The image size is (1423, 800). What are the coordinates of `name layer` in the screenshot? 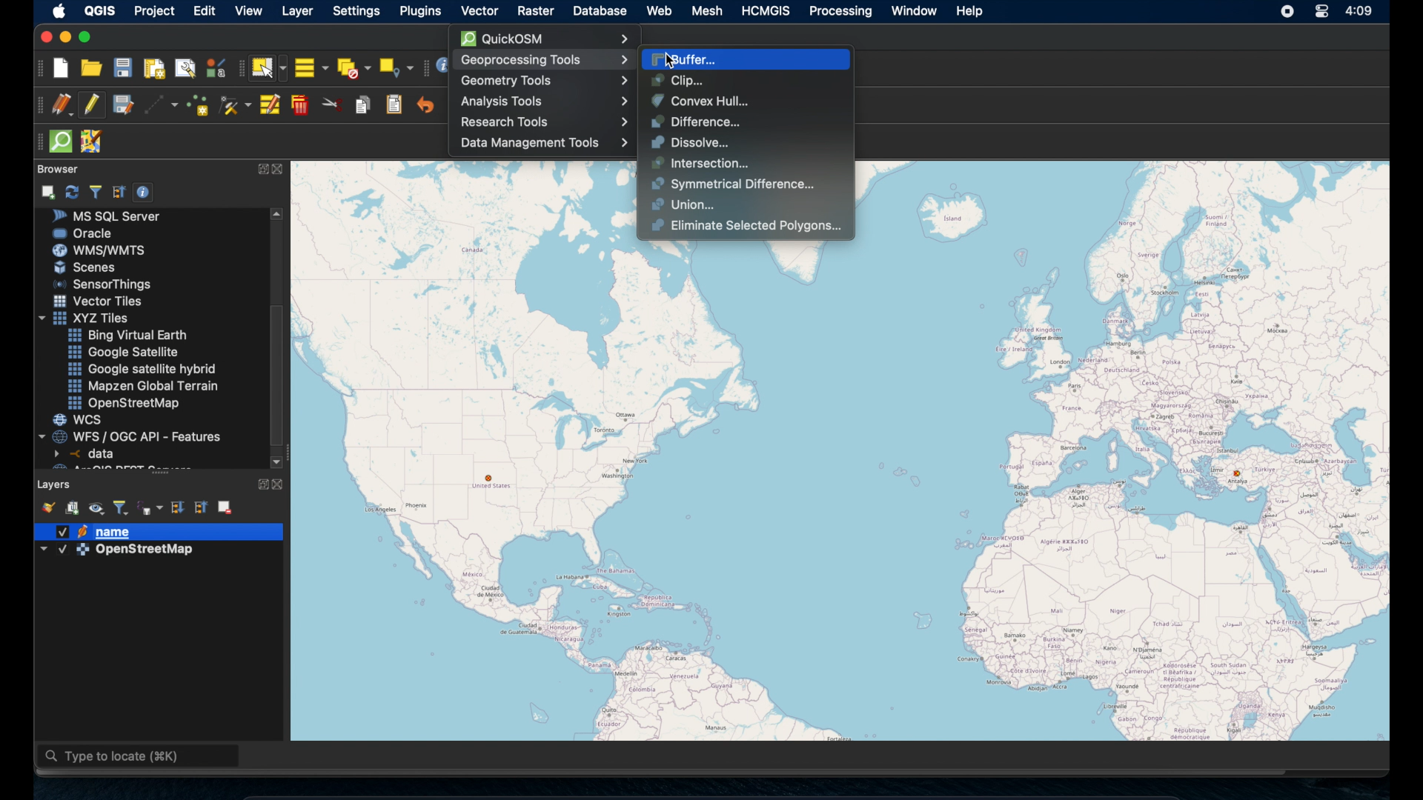 It's located at (99, 532).